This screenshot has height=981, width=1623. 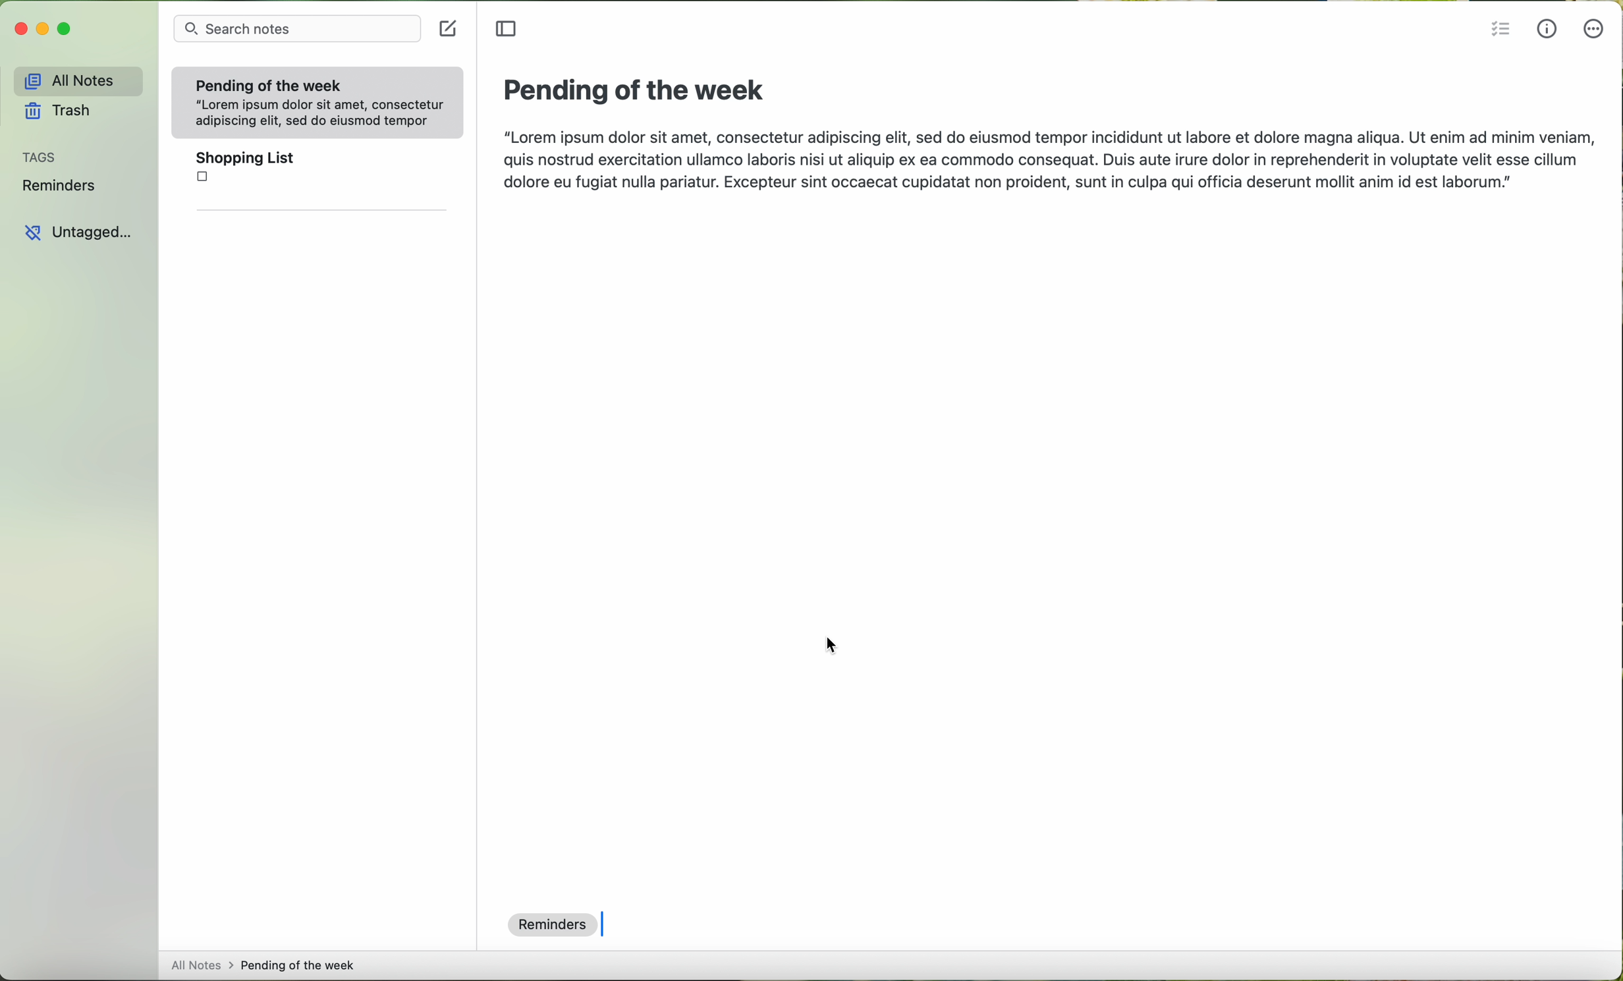 I want to click on search bar, so click(x=301, y=30).